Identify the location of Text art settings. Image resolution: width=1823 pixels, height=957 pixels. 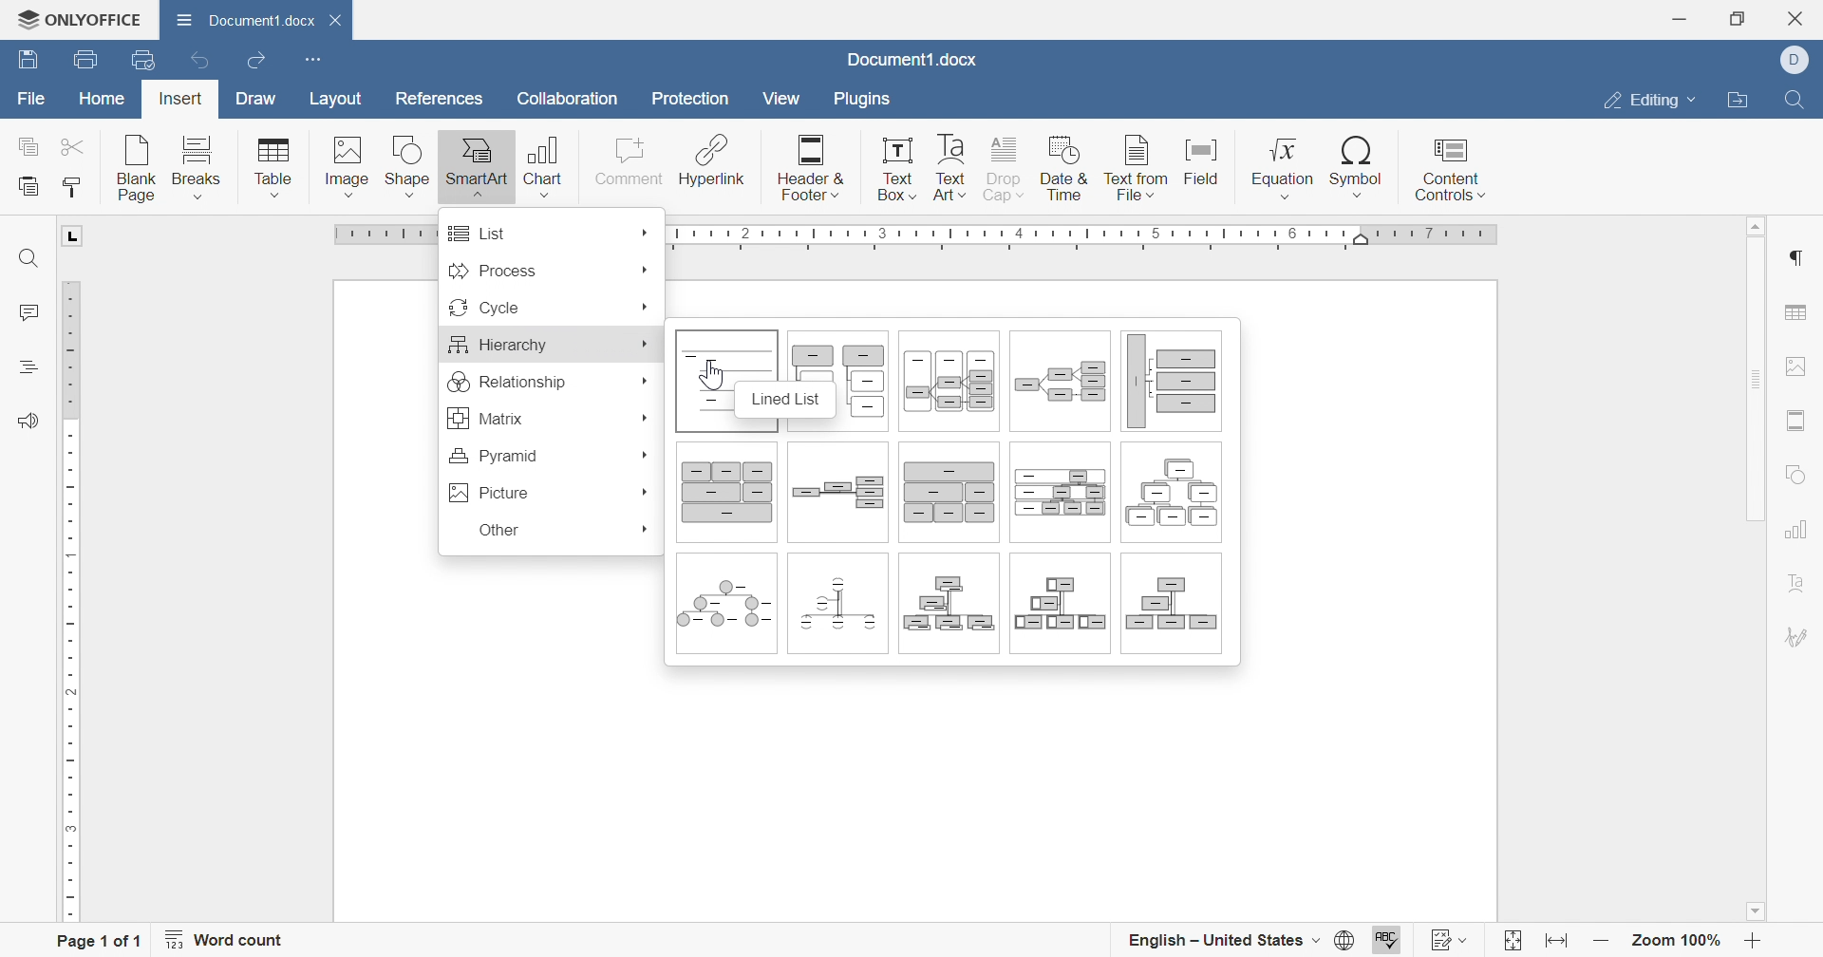
(1797, 587).